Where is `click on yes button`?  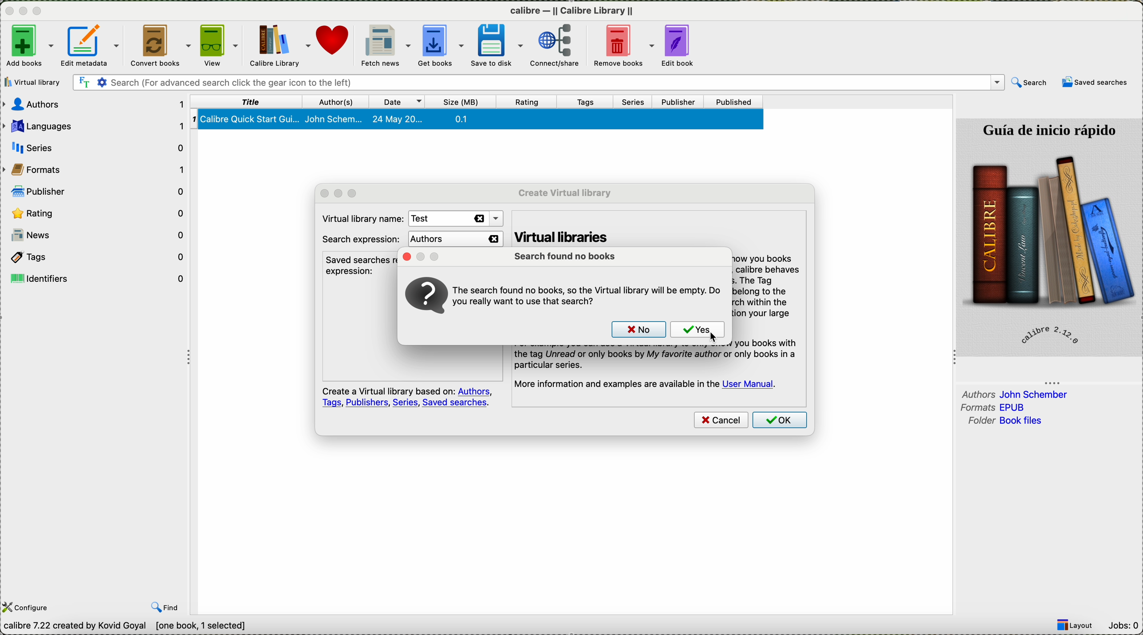
click on yes button is located at coordinates (702, 332).